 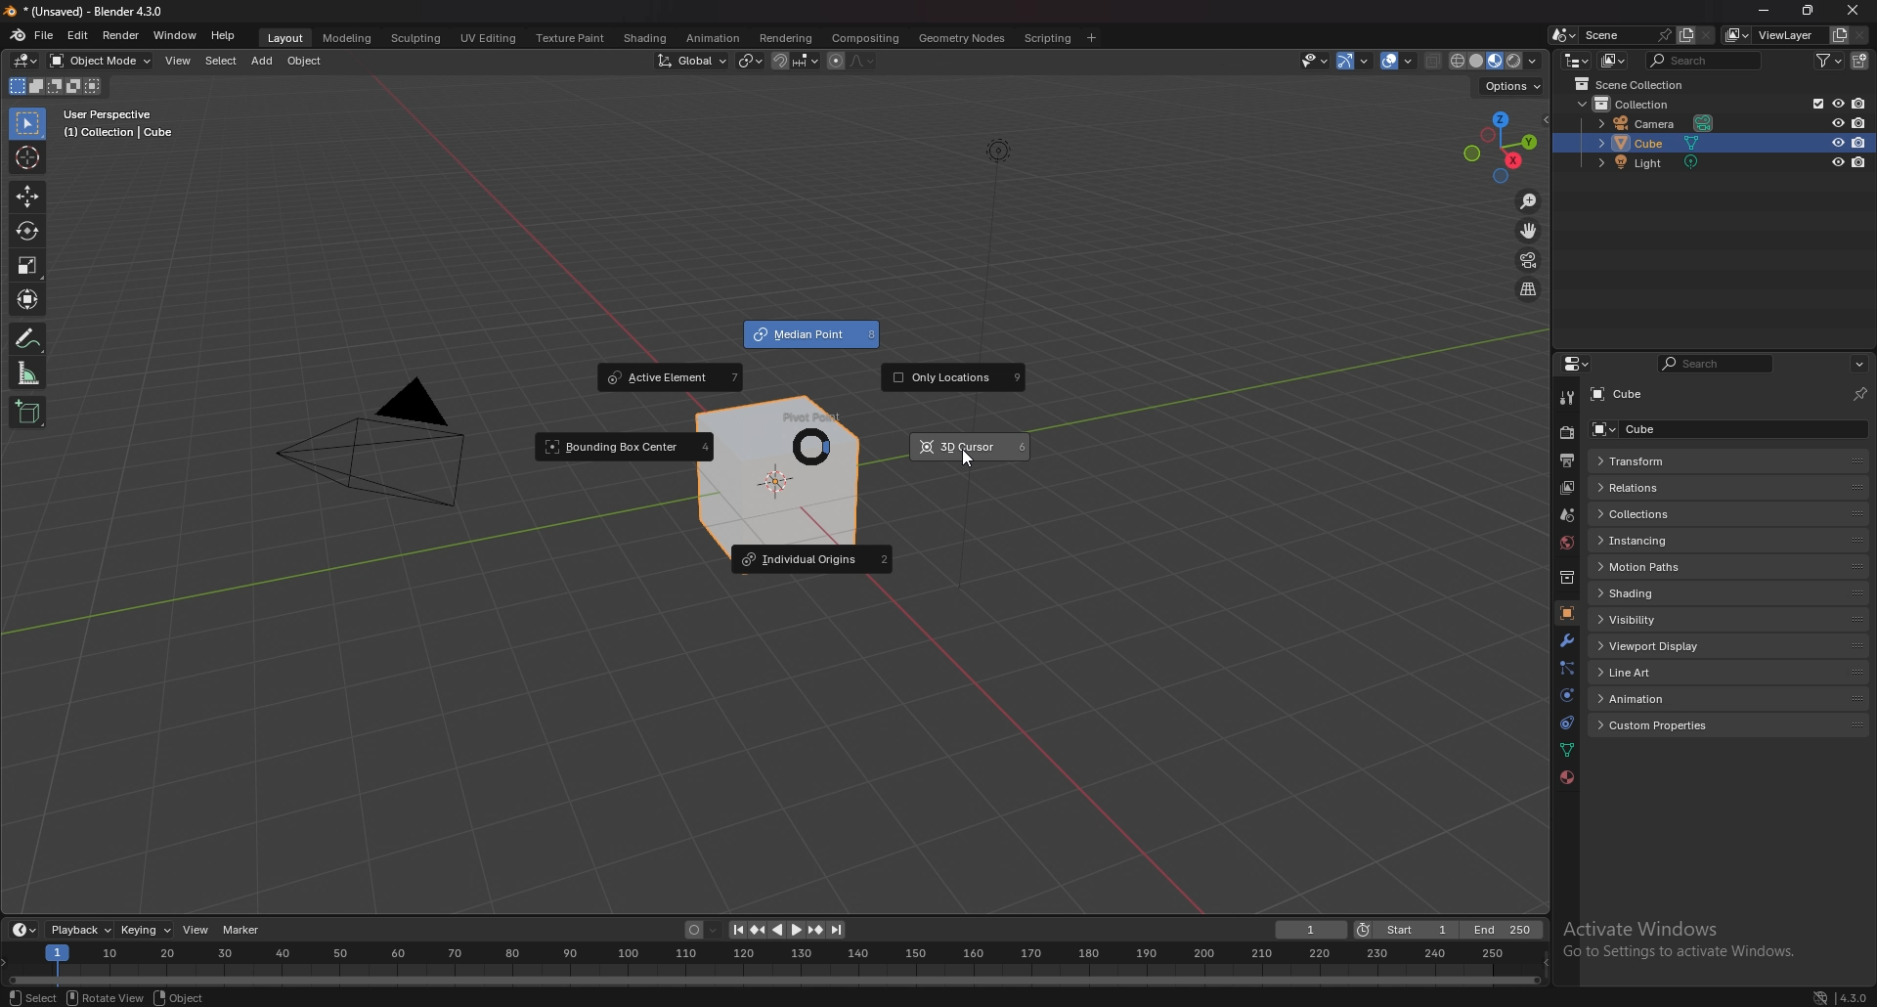 I want to click on object mode, so click(x=102, y=60).